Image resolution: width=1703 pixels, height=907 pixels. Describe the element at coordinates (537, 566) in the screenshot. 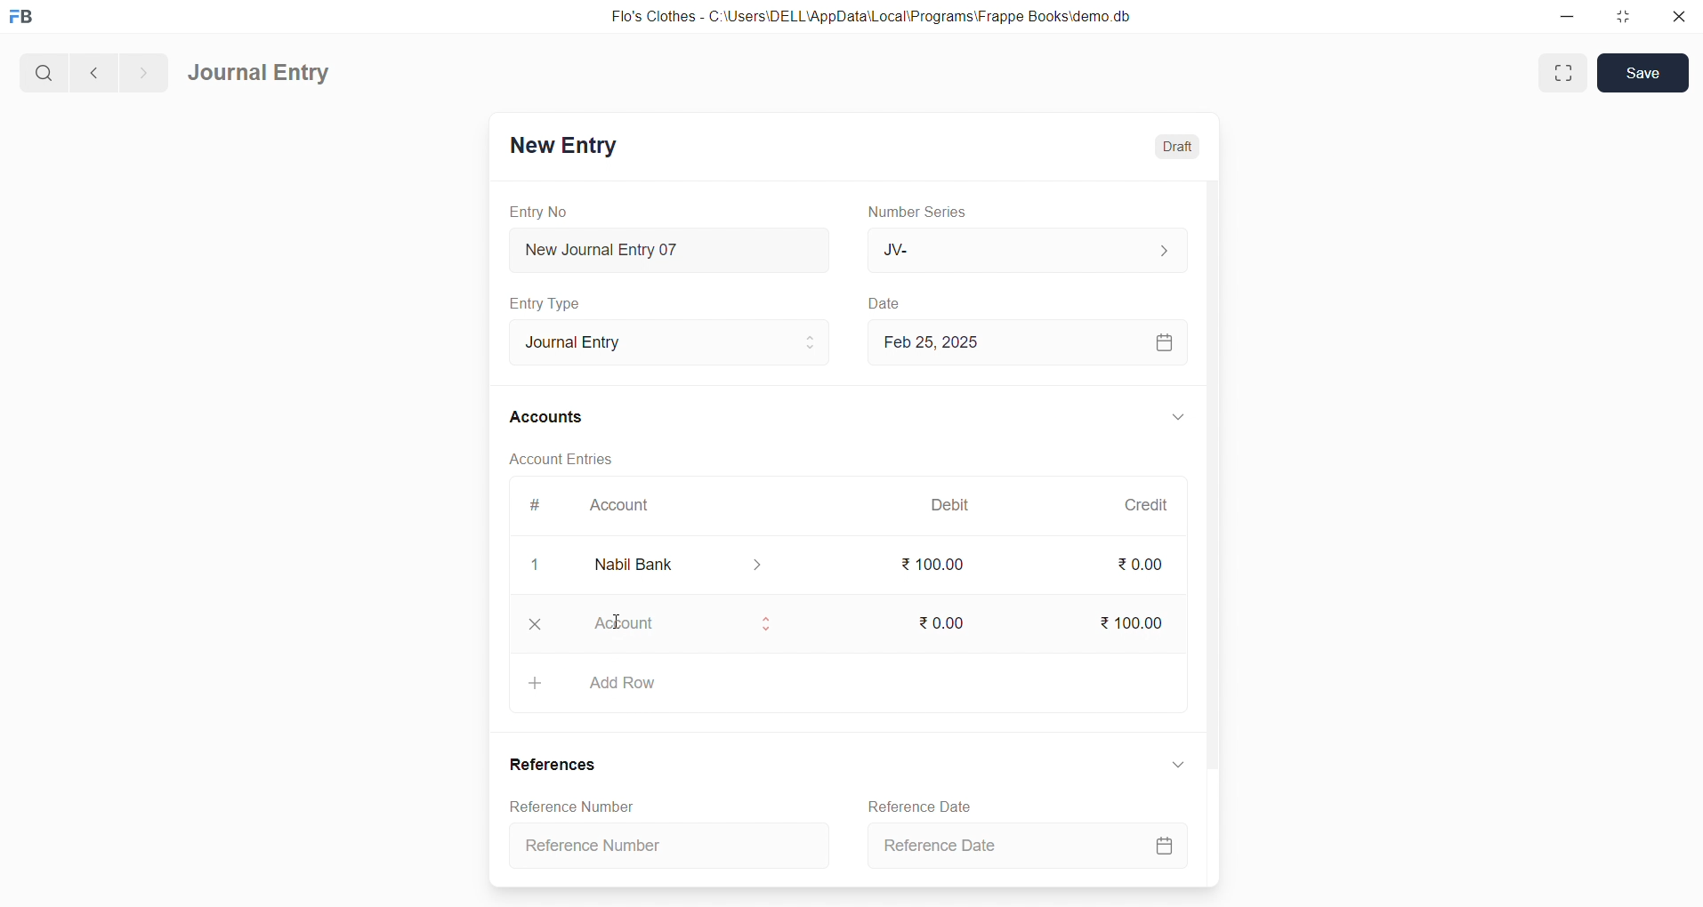

I see `1` at that location.